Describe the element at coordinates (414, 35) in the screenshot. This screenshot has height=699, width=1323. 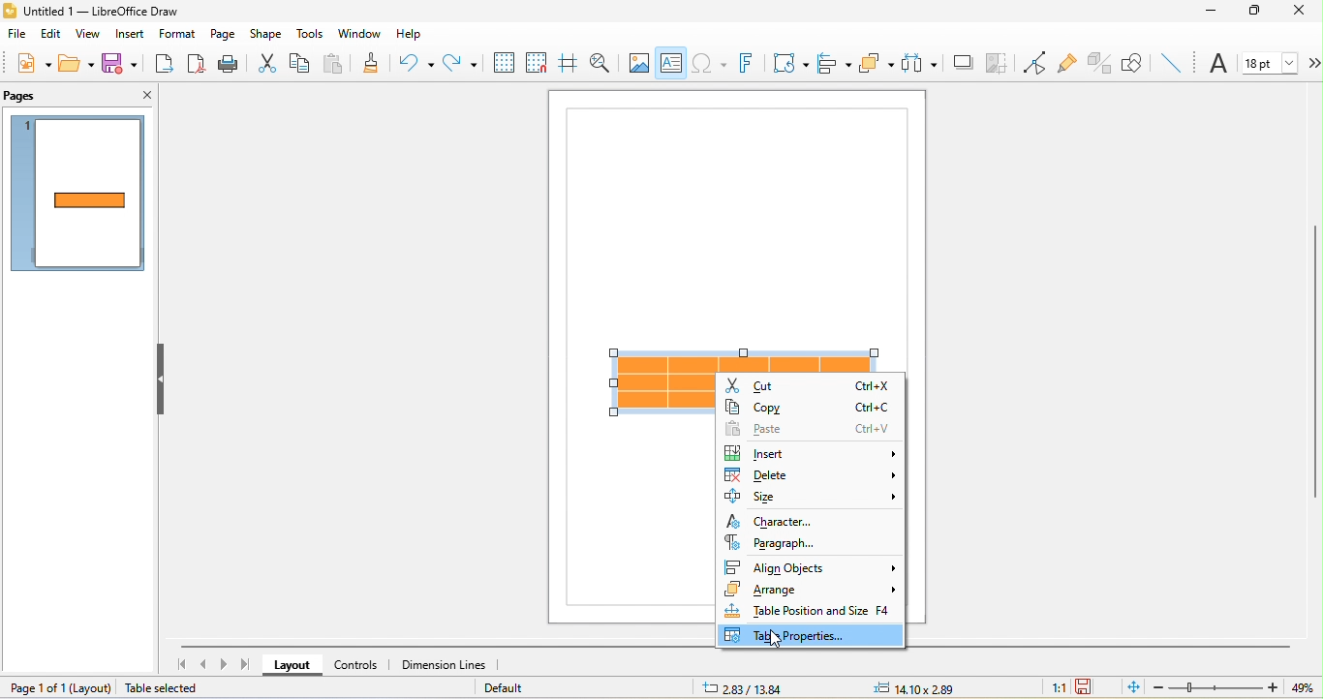
I see `help` at that location.